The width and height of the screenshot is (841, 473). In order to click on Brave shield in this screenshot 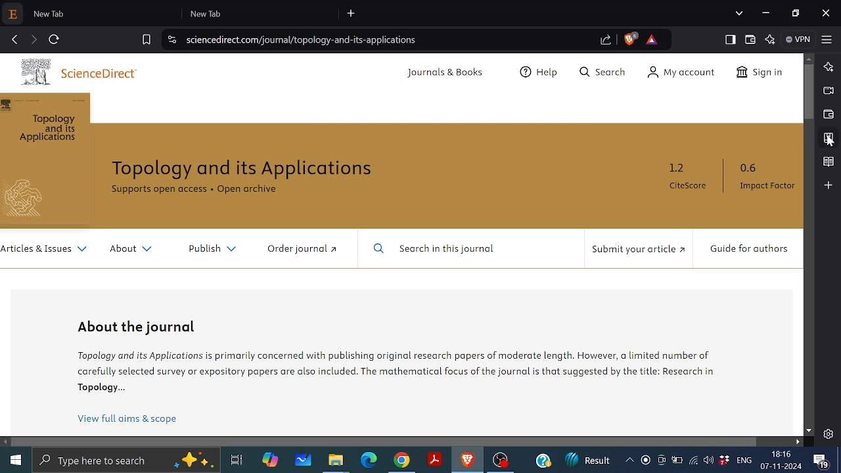, I will do `click(631, 39)`.